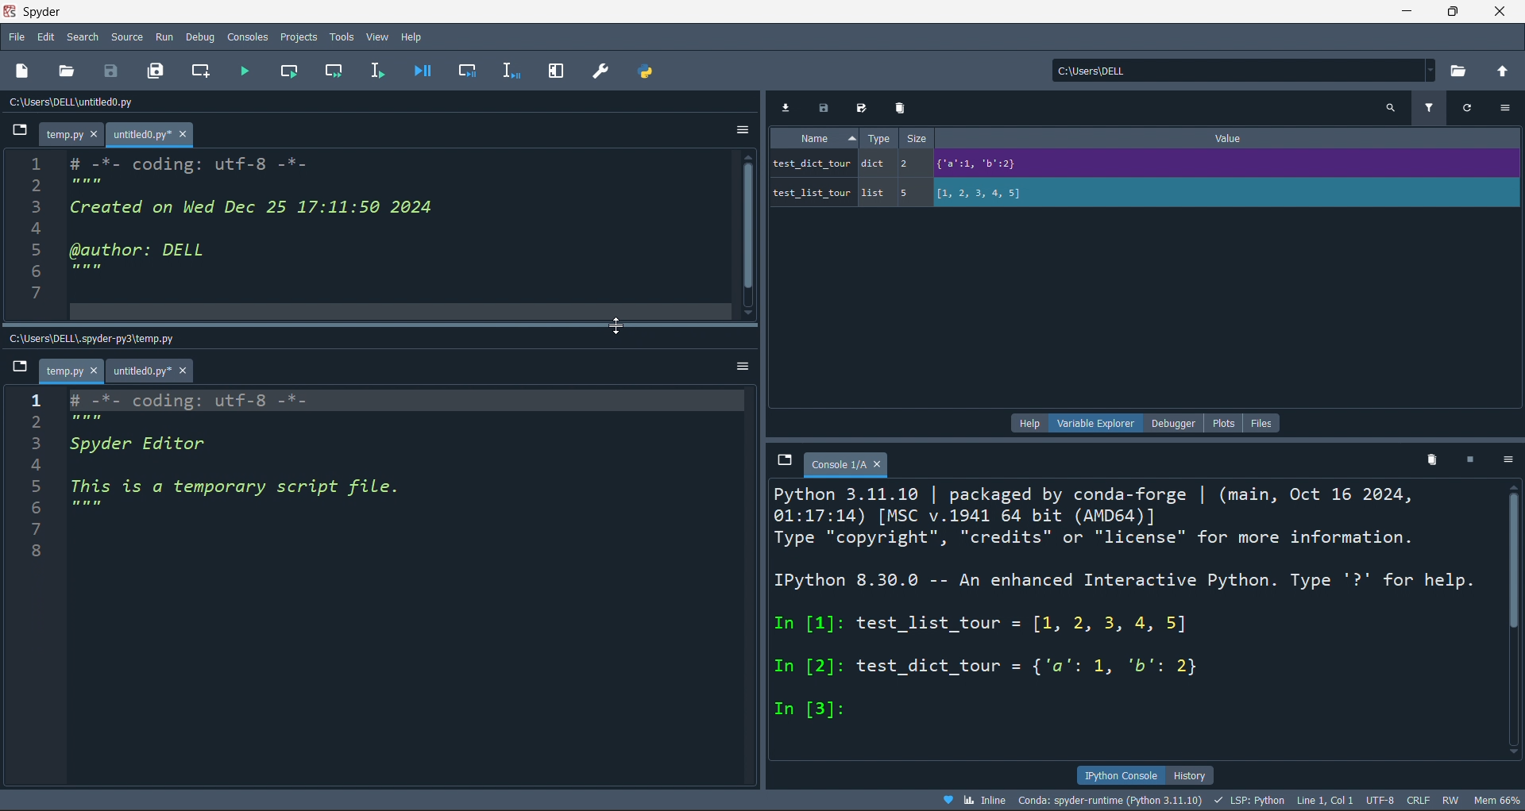 The height and width of the screenshot is (811, 1525). What do you see at coordinates (788, 106) in the screenshot?
I see `import data` at bounding box center [788, 106].